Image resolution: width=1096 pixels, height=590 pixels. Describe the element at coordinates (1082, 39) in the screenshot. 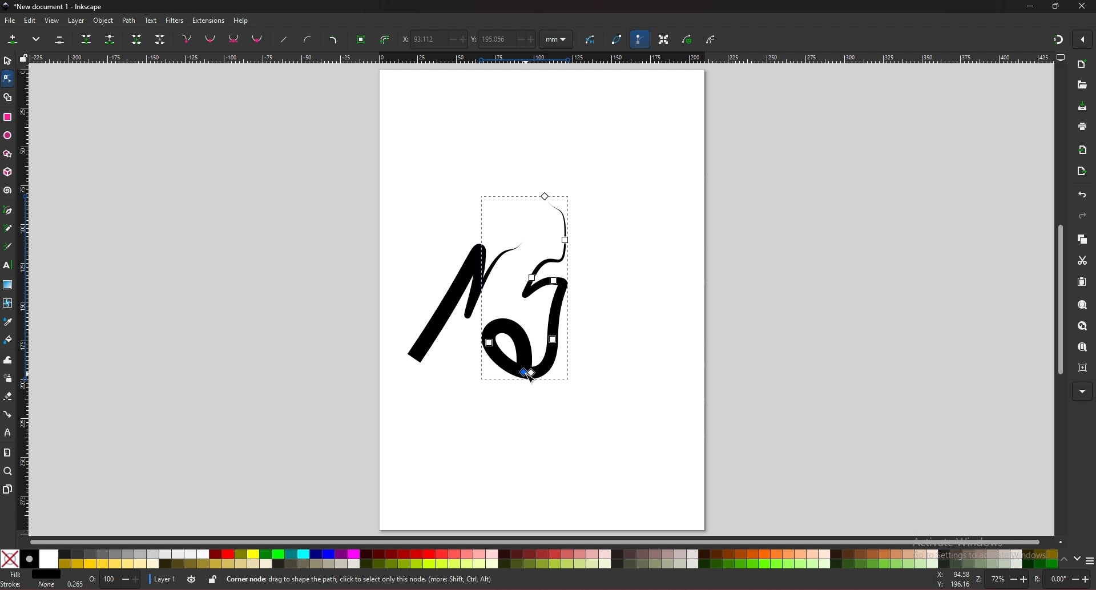

I see `enable snapping` at that location.